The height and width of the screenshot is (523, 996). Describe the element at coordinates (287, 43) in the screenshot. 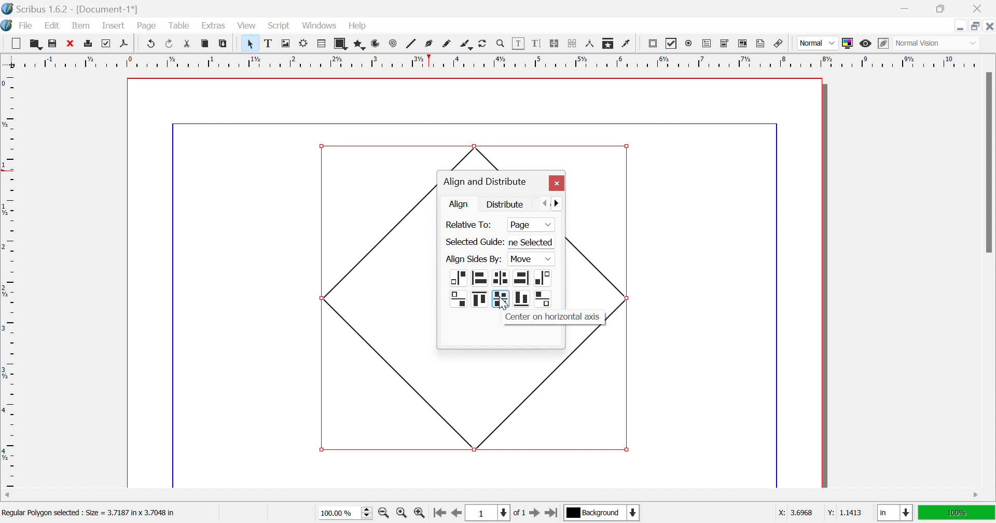

I see `Image frame` at that location.